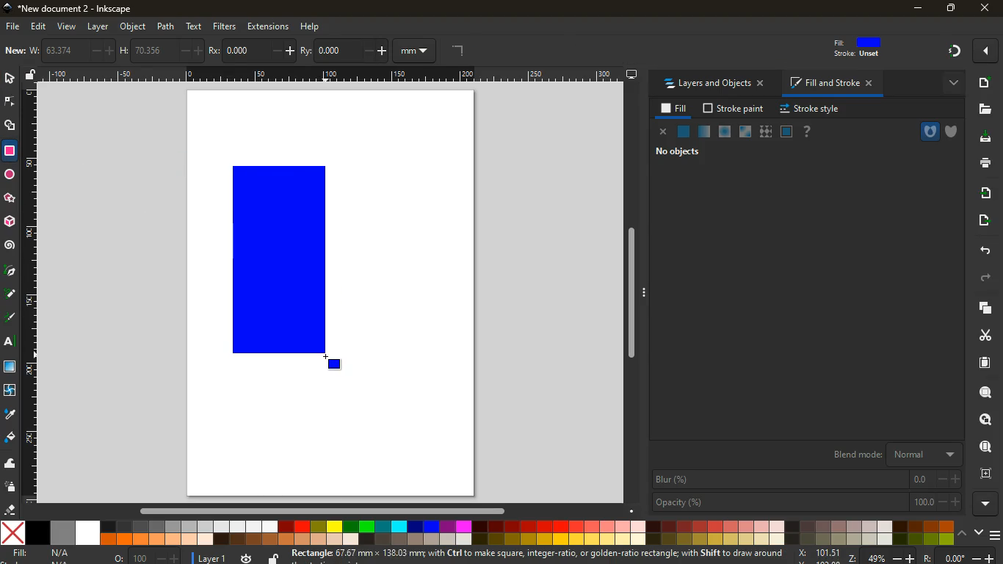  I want to click on , so click(10, 198).